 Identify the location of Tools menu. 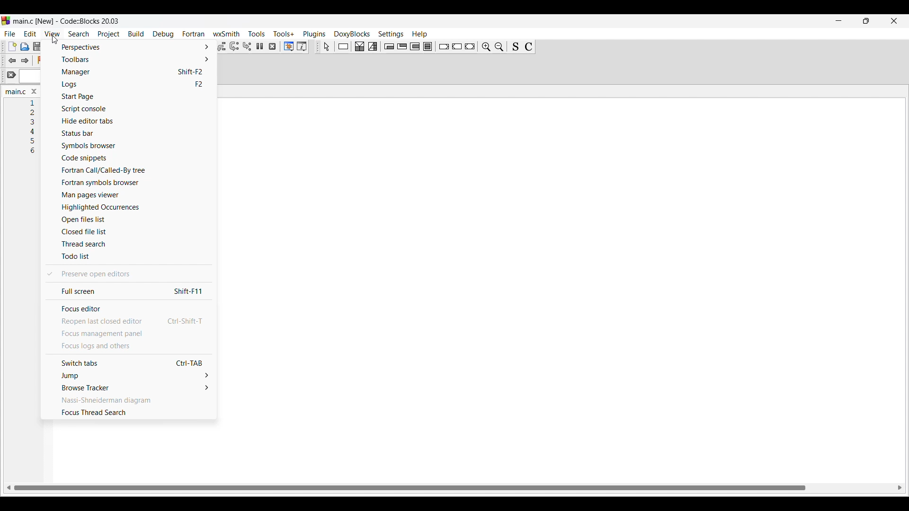
(257, 34).